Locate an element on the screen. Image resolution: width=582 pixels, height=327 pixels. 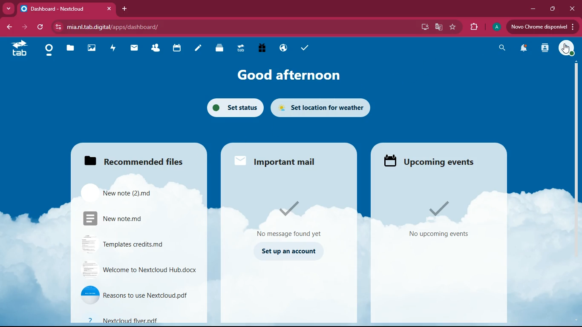
tab is located at coordinates (66, 9).